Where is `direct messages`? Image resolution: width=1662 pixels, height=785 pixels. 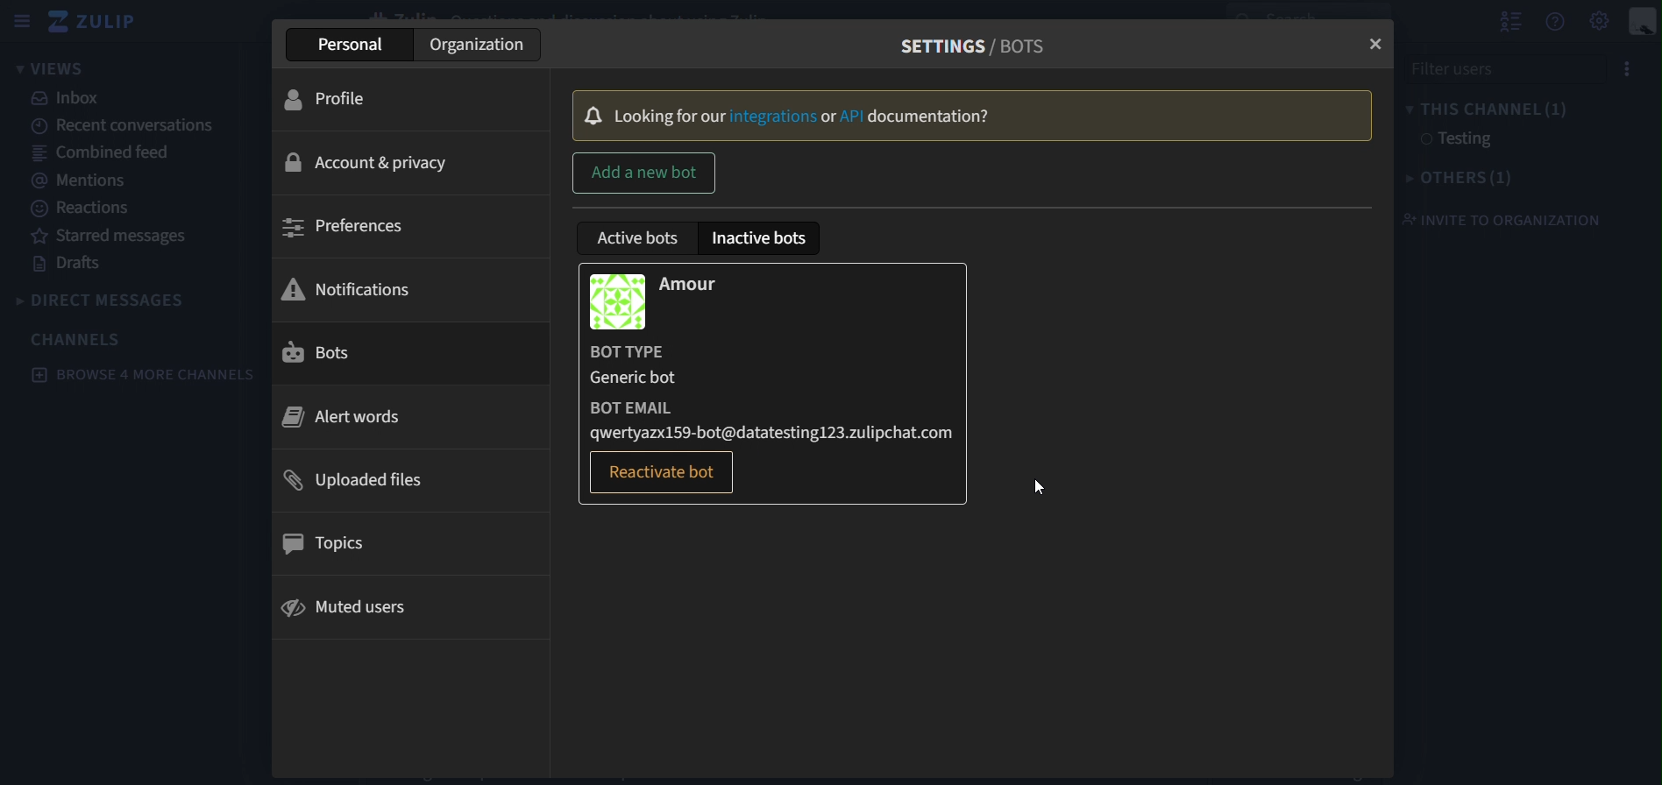
direct messages is located at coordinates (124, 300).